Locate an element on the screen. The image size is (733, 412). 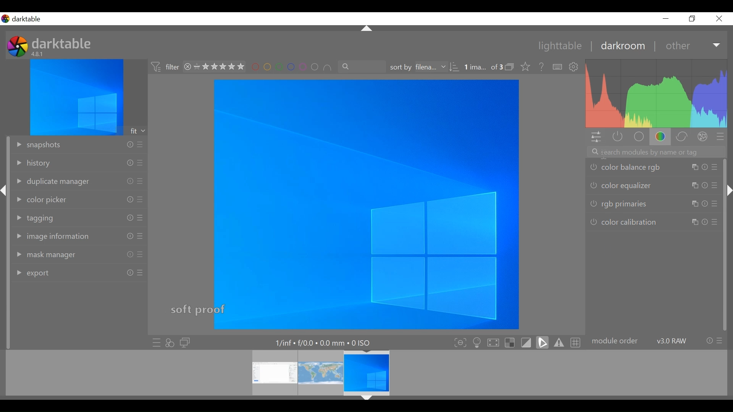
filmstrip is located at coordinates (364, 373).